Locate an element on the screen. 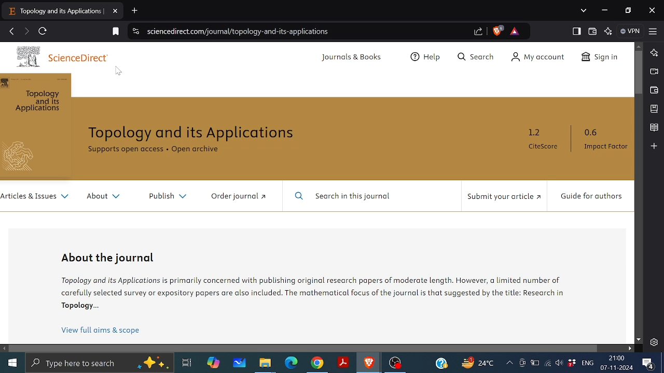 Image resolution: width=664 pixels, height=373 pixels. Topology and its Applications is located at coordinates (40, 102).